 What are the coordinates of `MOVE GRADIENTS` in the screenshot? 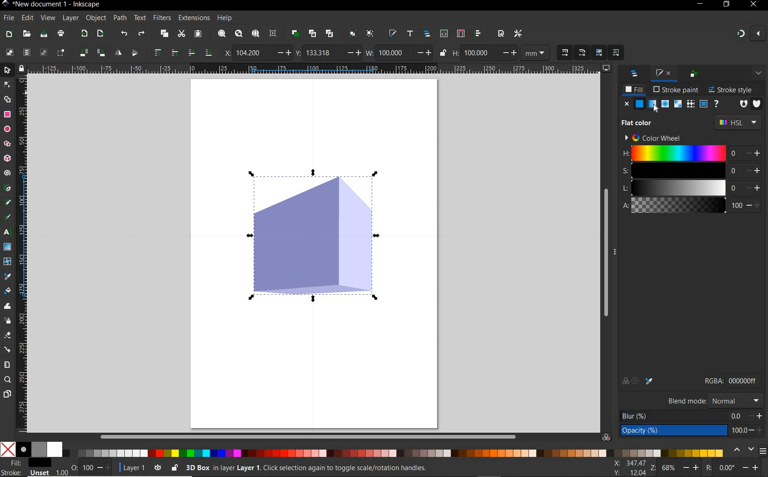 It's located at (598, 52).